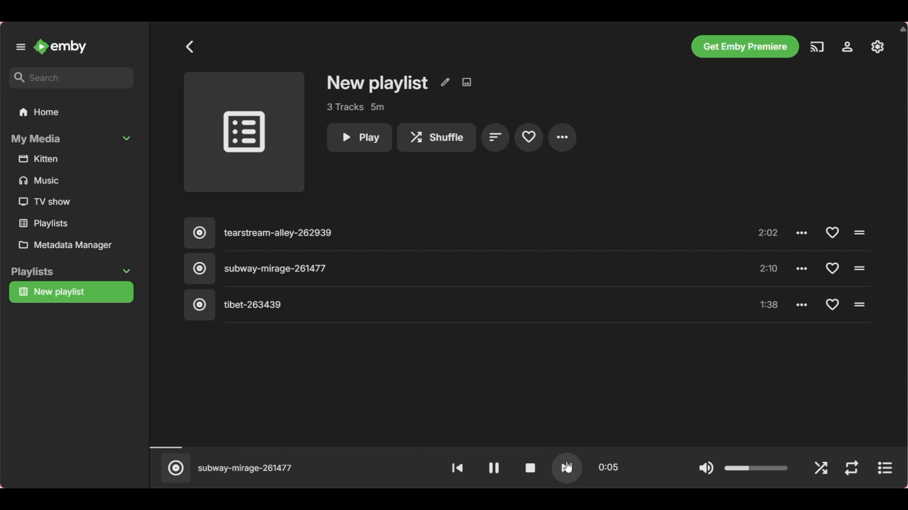  What do you see at coordinates (884, 467) in the screenshot?
I see ` play current song separately` at bounding box center [884, 467].